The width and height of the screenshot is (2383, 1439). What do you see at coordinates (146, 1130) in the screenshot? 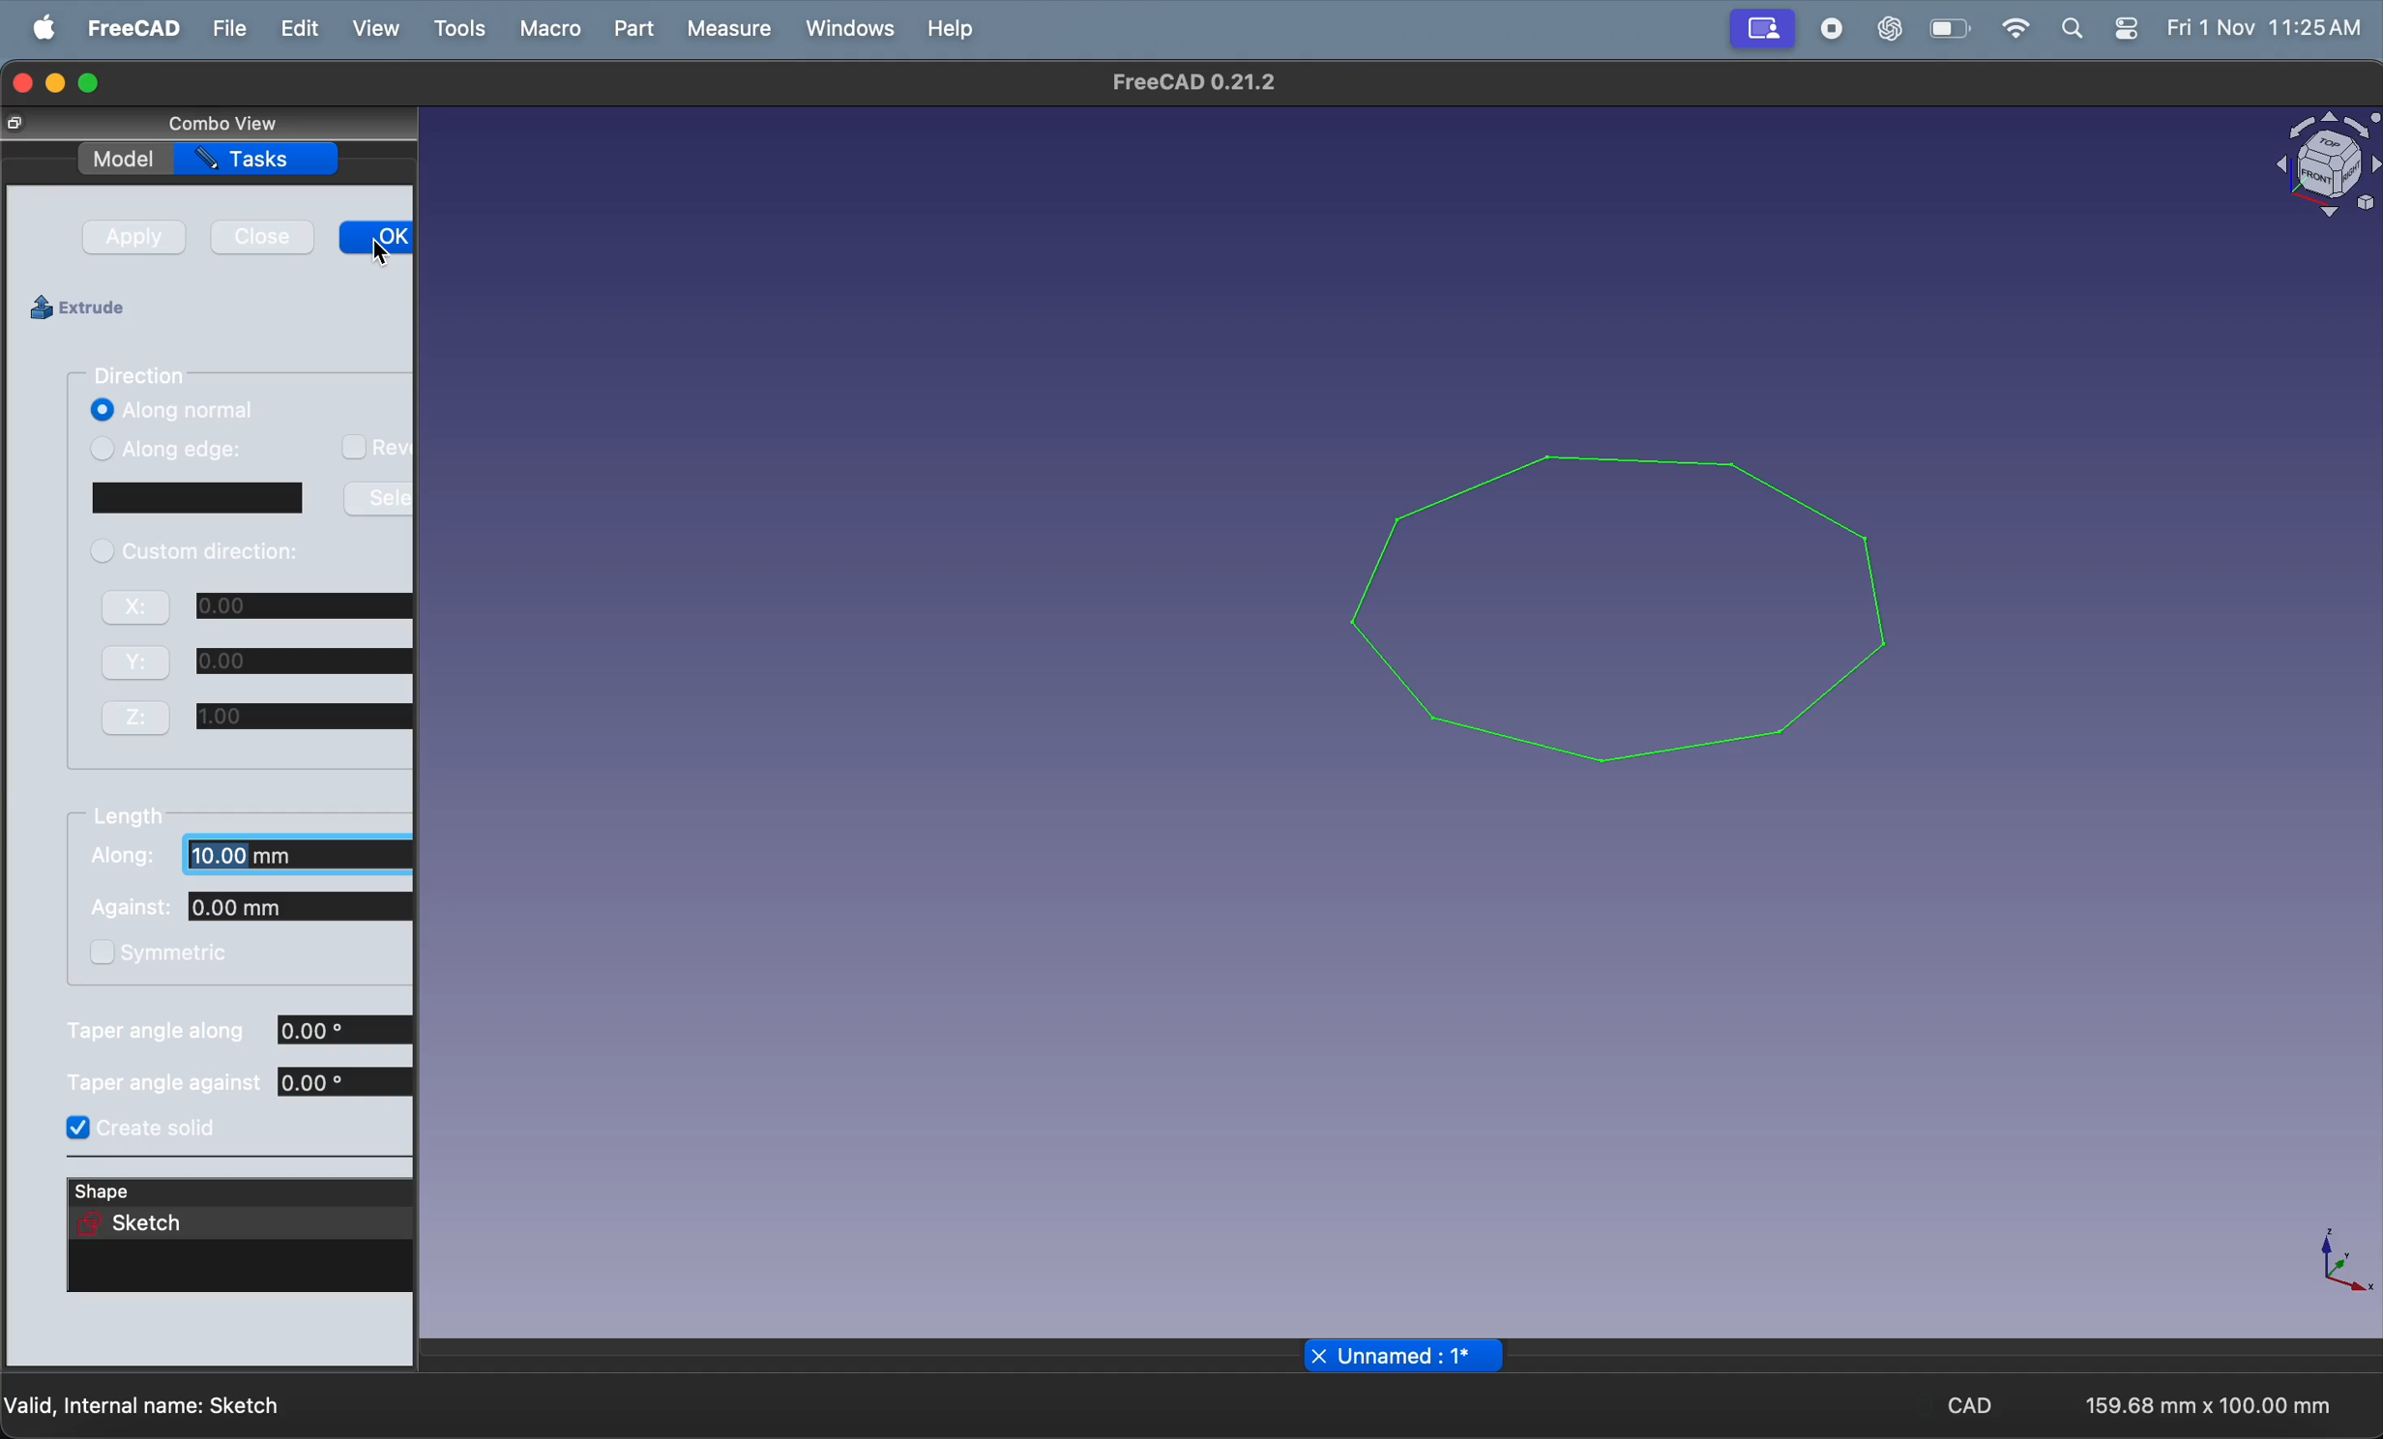
I see `create  solid` at bounding box center [146, 1130].